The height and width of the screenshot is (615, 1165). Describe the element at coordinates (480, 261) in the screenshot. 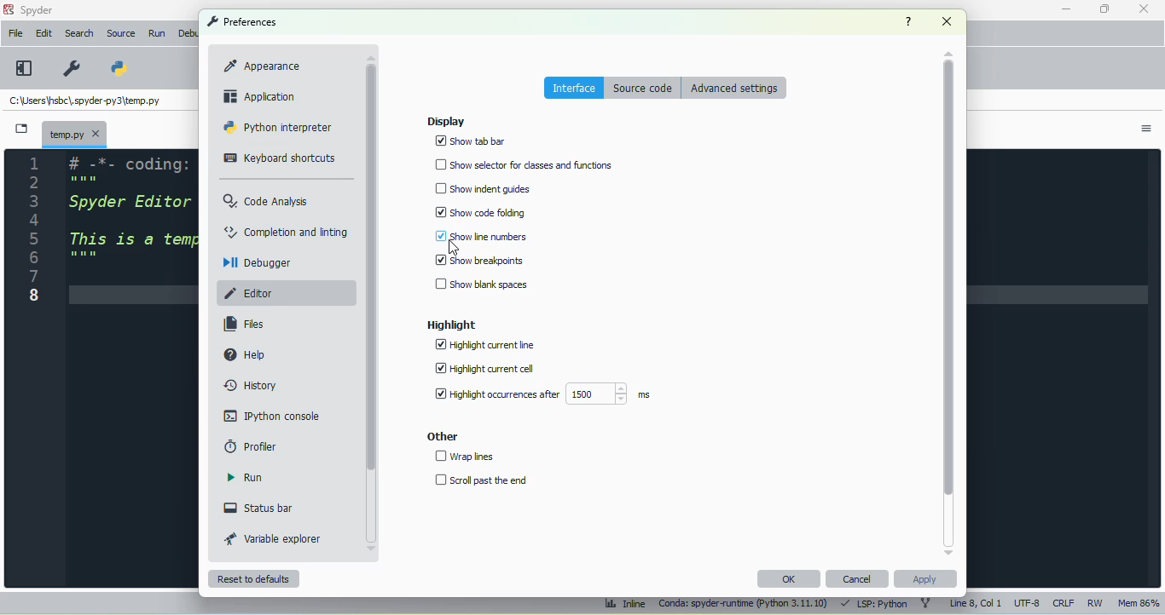

I see `show breakpoints` at that location.